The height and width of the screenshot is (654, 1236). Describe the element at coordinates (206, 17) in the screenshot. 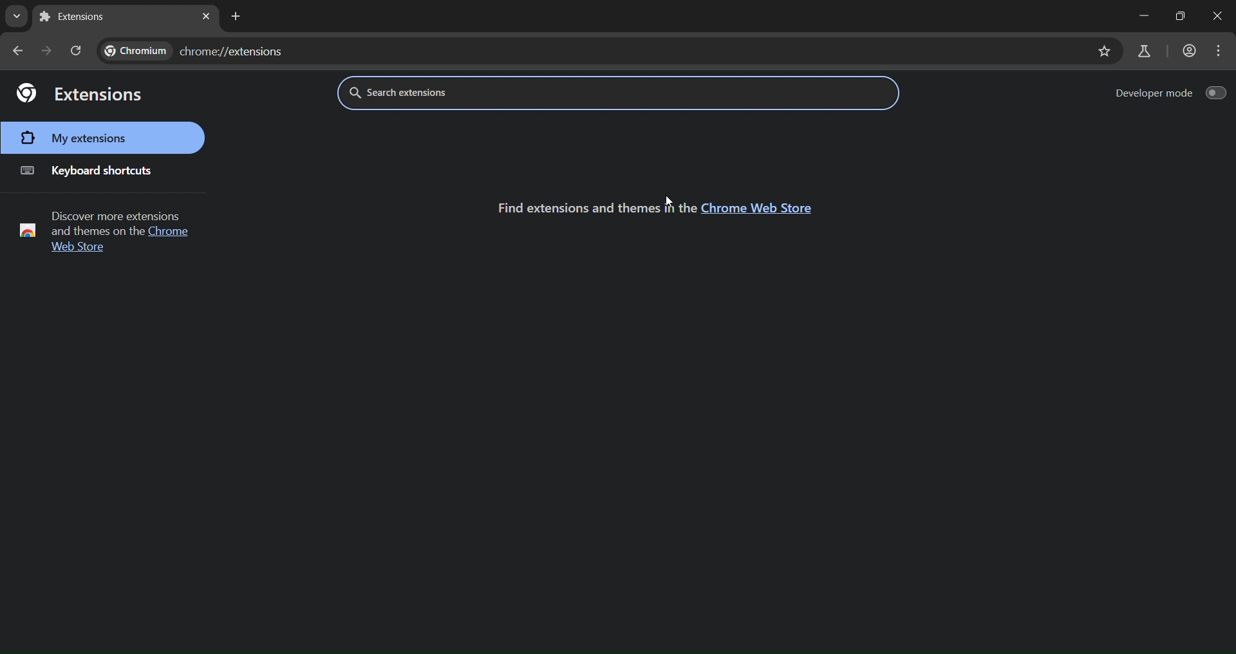

I see `close tab` at that location.